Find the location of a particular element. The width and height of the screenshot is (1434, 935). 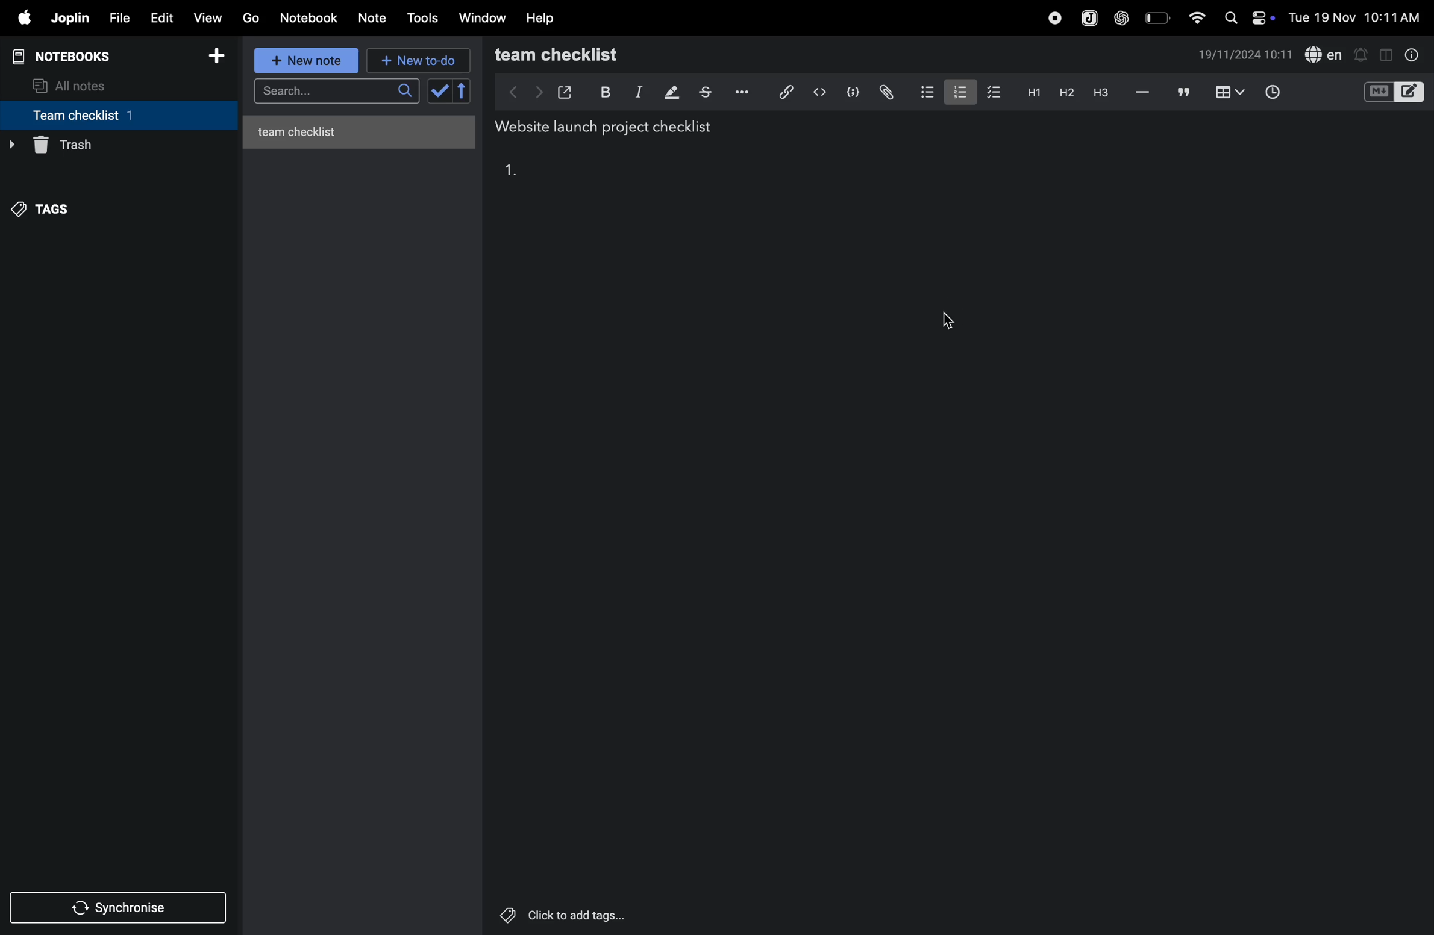

notebooks is located at coordinates (69, 55).